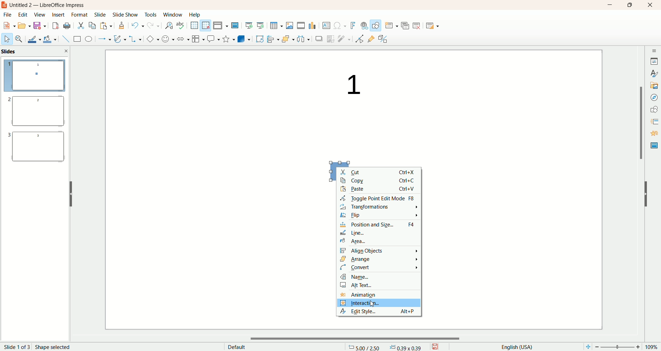  Describe the element at coordinates (437, 26) in the screenshot. I see `slide layout` at that location.